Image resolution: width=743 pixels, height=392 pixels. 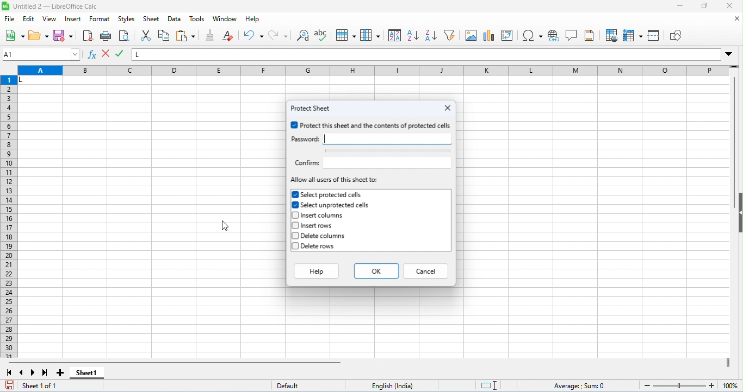 I want to click on header and footer, so click(x=589, y=35).